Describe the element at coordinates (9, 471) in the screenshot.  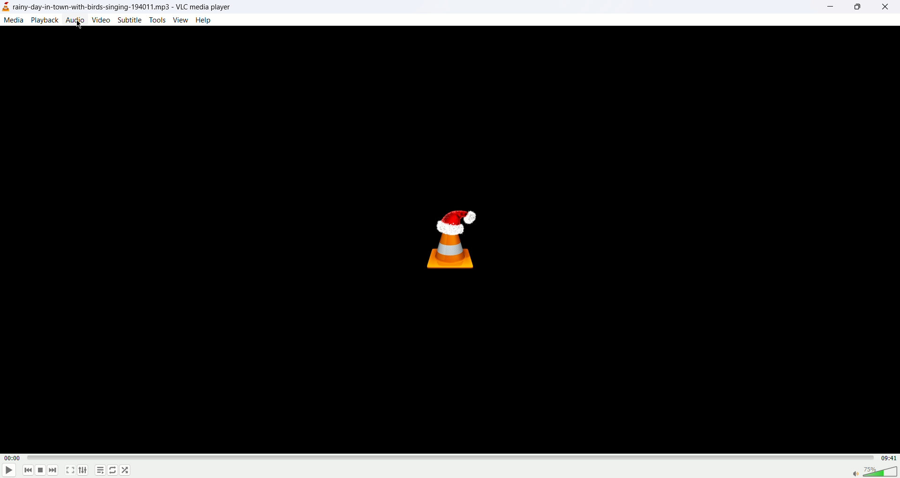
I see `play/pause` at that location.